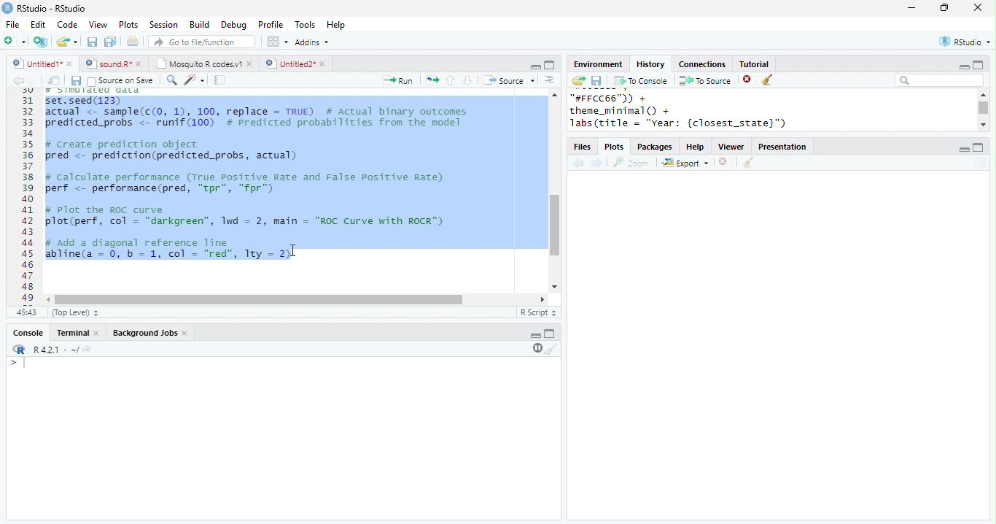 Image resolution: width=996 pixels, height=524 pixels. I want to click on code tools, so click(195, 80).